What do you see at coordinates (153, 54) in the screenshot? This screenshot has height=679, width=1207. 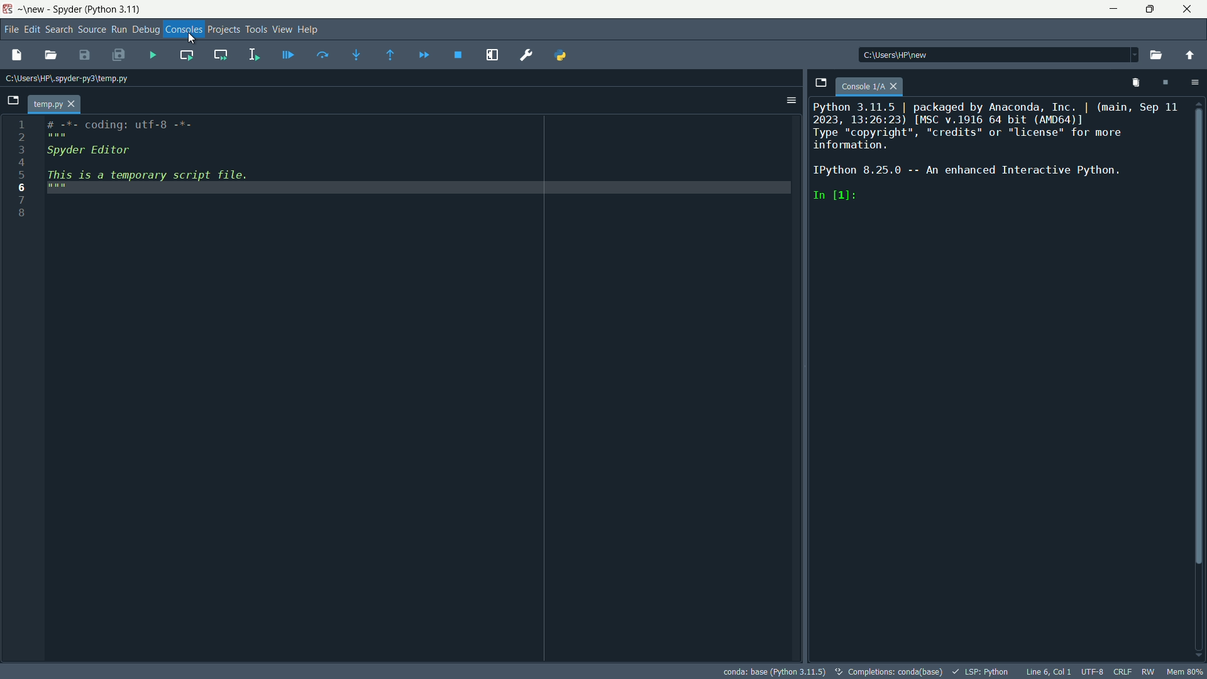 I see `run files` at bounding box center [153, 54].